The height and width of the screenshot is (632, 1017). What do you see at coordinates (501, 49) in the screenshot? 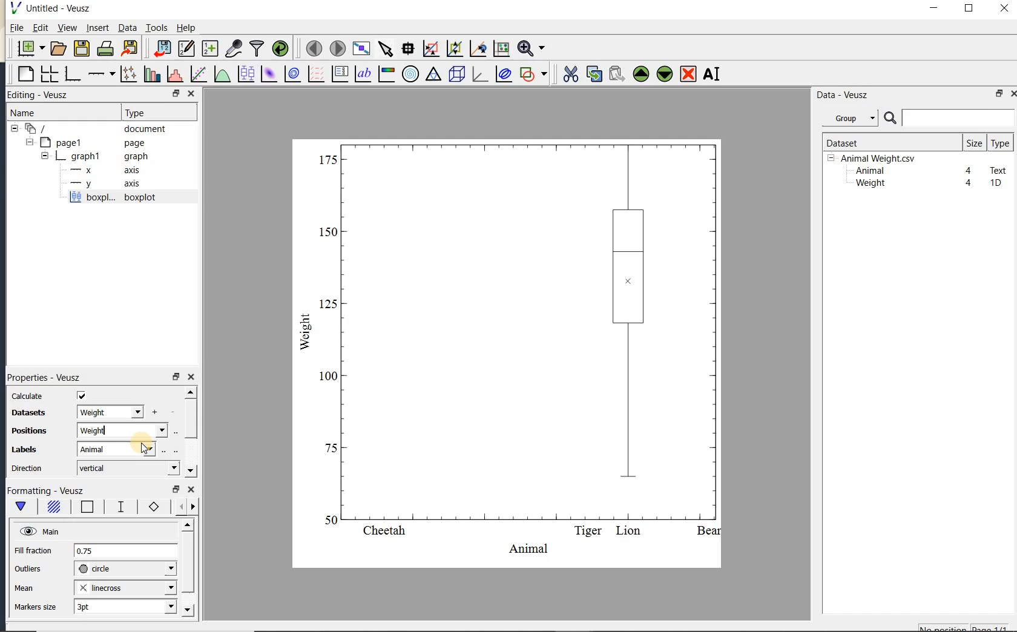
I see `click to reset graph axes` at bounding box center [501, 49].